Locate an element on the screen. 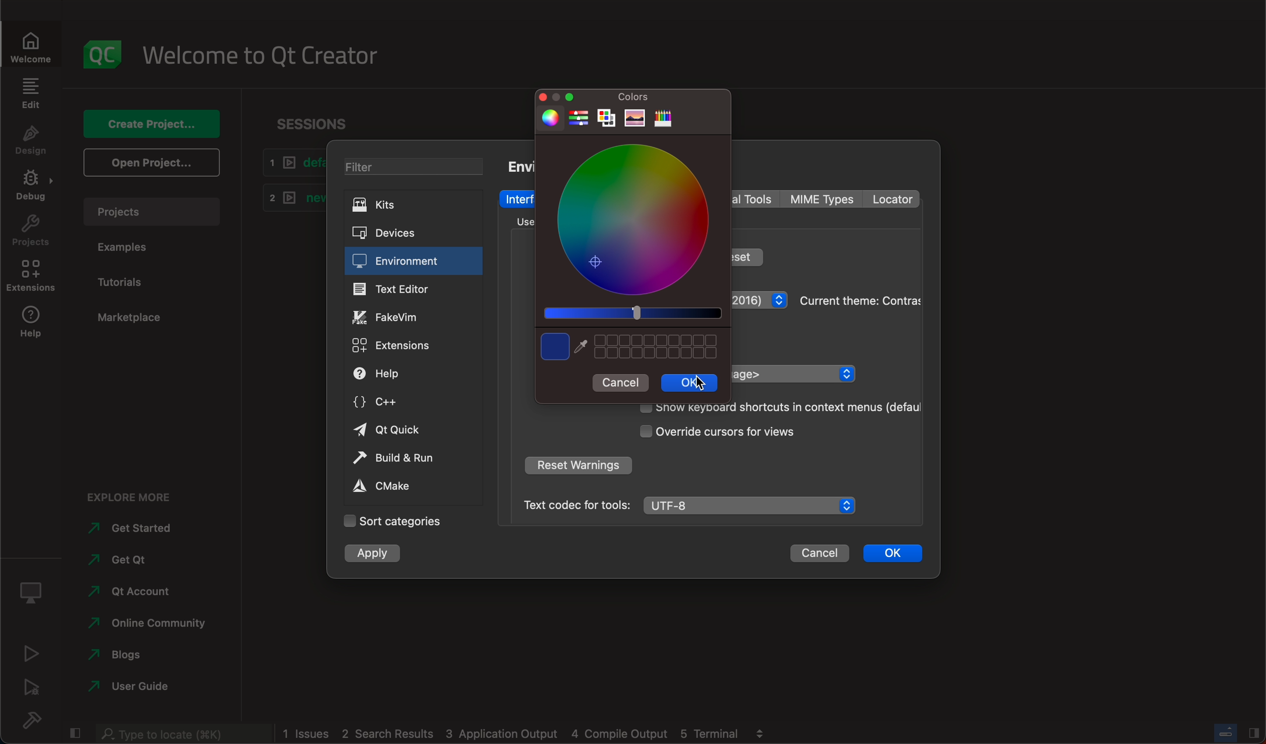 The width and height of the screenshot is (1266, 744). view output is located at coordinates (763, 730).